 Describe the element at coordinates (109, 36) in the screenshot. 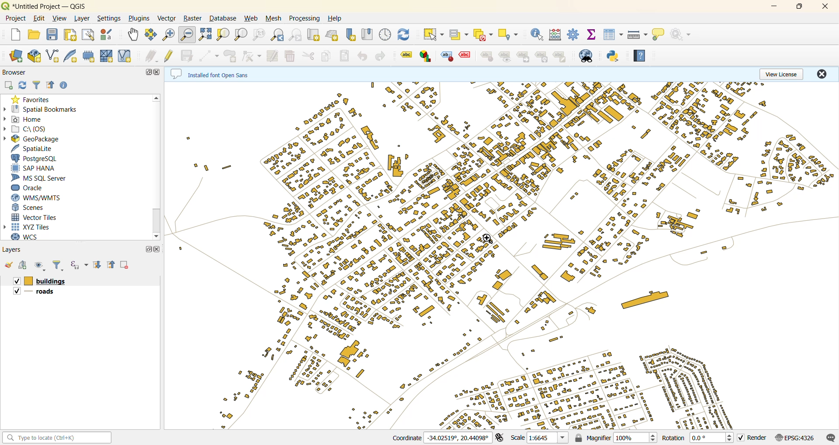

I see `style manager` at that location.